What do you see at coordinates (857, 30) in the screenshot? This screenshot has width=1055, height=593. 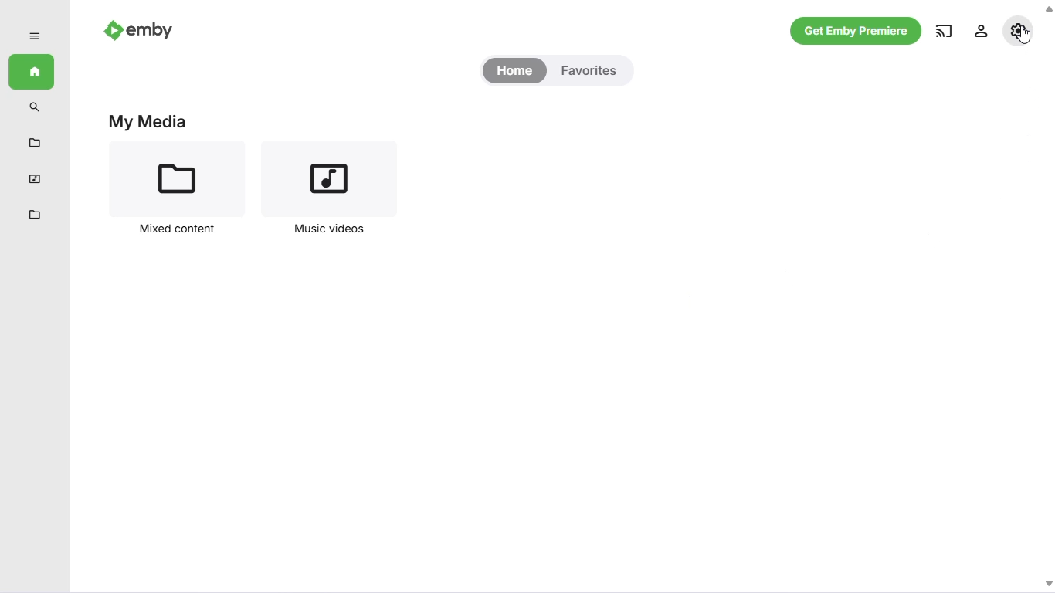 I see `get emby premiere` at bounding box center [857, 30].